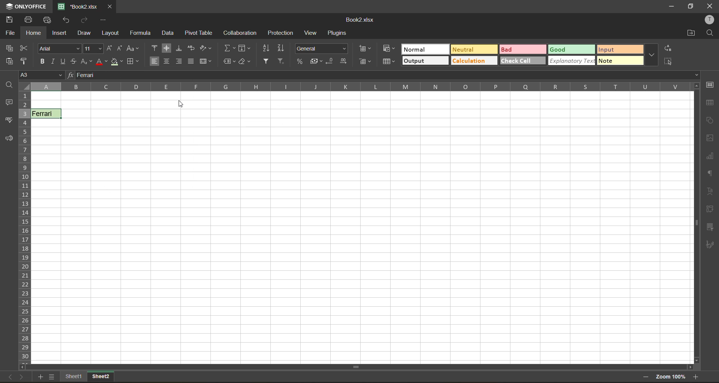  Describe the element at coordinates (74, 61) in the screenshot. I see `strikethrough` at that location.